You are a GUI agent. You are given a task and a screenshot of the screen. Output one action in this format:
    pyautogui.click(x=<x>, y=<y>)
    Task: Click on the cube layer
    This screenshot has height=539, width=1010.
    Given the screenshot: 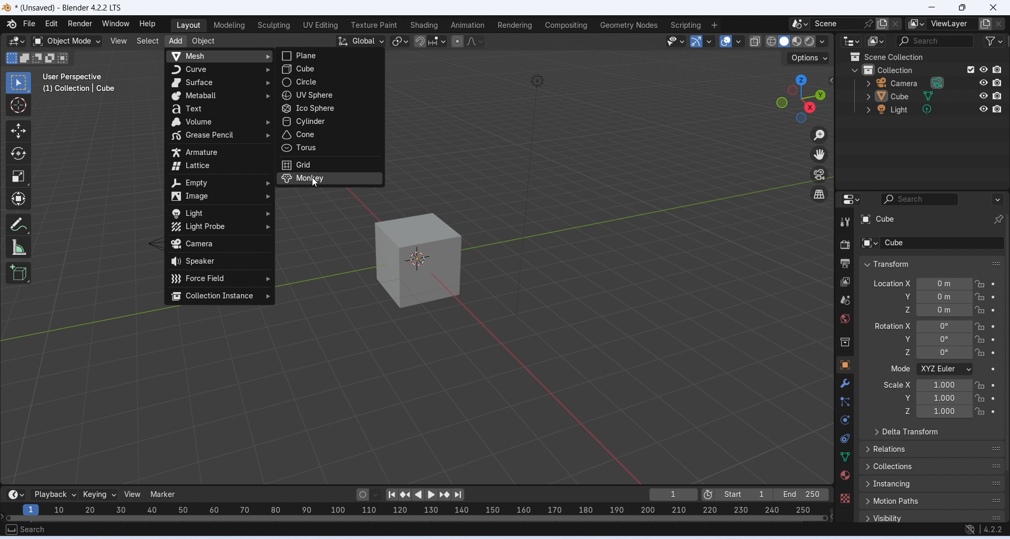 What is the action you would take?
    pyautogui.click(x=915, y=96)
    